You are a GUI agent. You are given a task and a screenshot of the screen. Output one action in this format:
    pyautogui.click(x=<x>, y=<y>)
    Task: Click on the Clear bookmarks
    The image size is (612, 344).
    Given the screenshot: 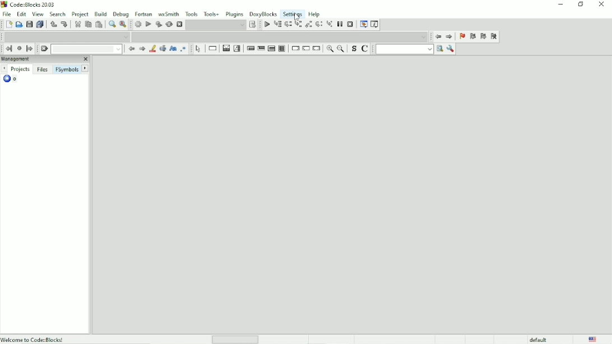 What is the action you would take?
    pyautogui.click(x=494, y=36)
    